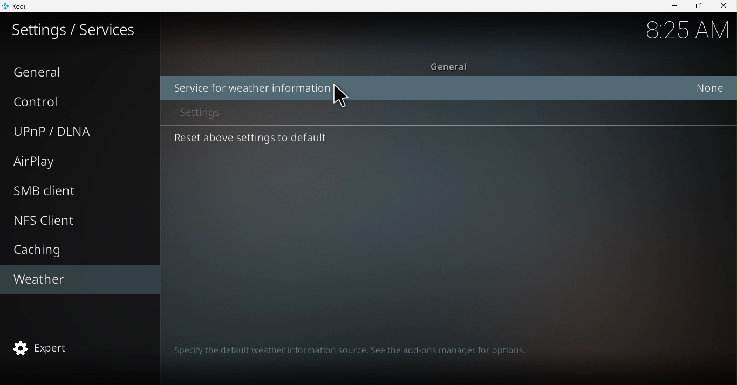 The image size is (737, 385). Describe the element at coordinates (447, 113) in the screenshot. I see `Settings` at that location.